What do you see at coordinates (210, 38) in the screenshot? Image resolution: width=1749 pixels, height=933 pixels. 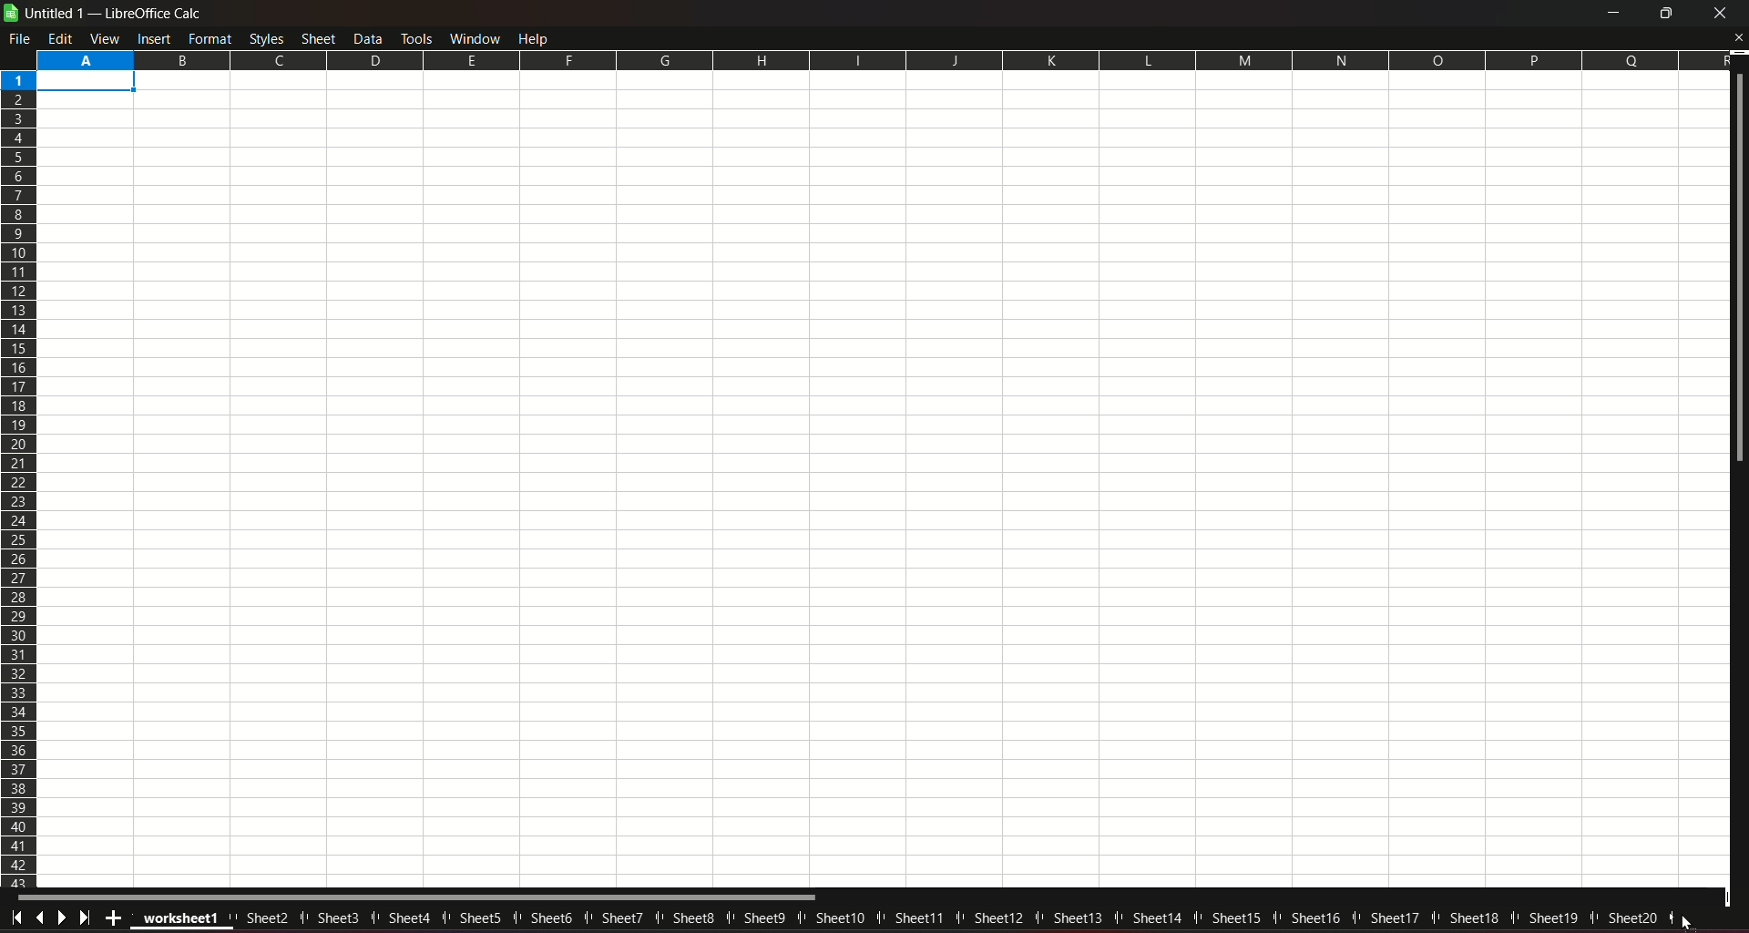 I see `format` at bounding box center [210, 38].